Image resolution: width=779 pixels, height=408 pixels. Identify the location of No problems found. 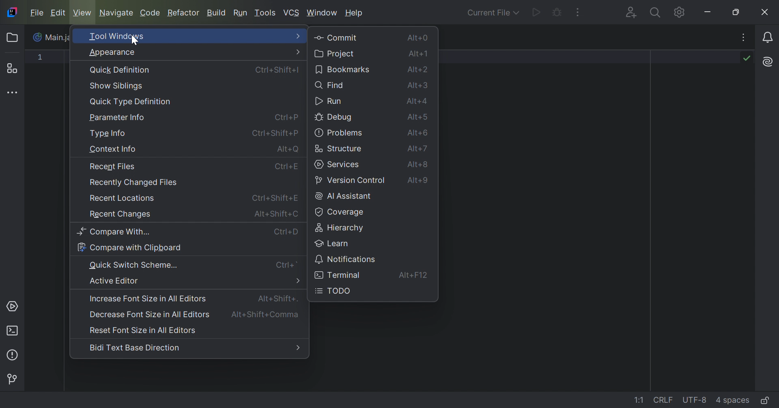
(745, 58).